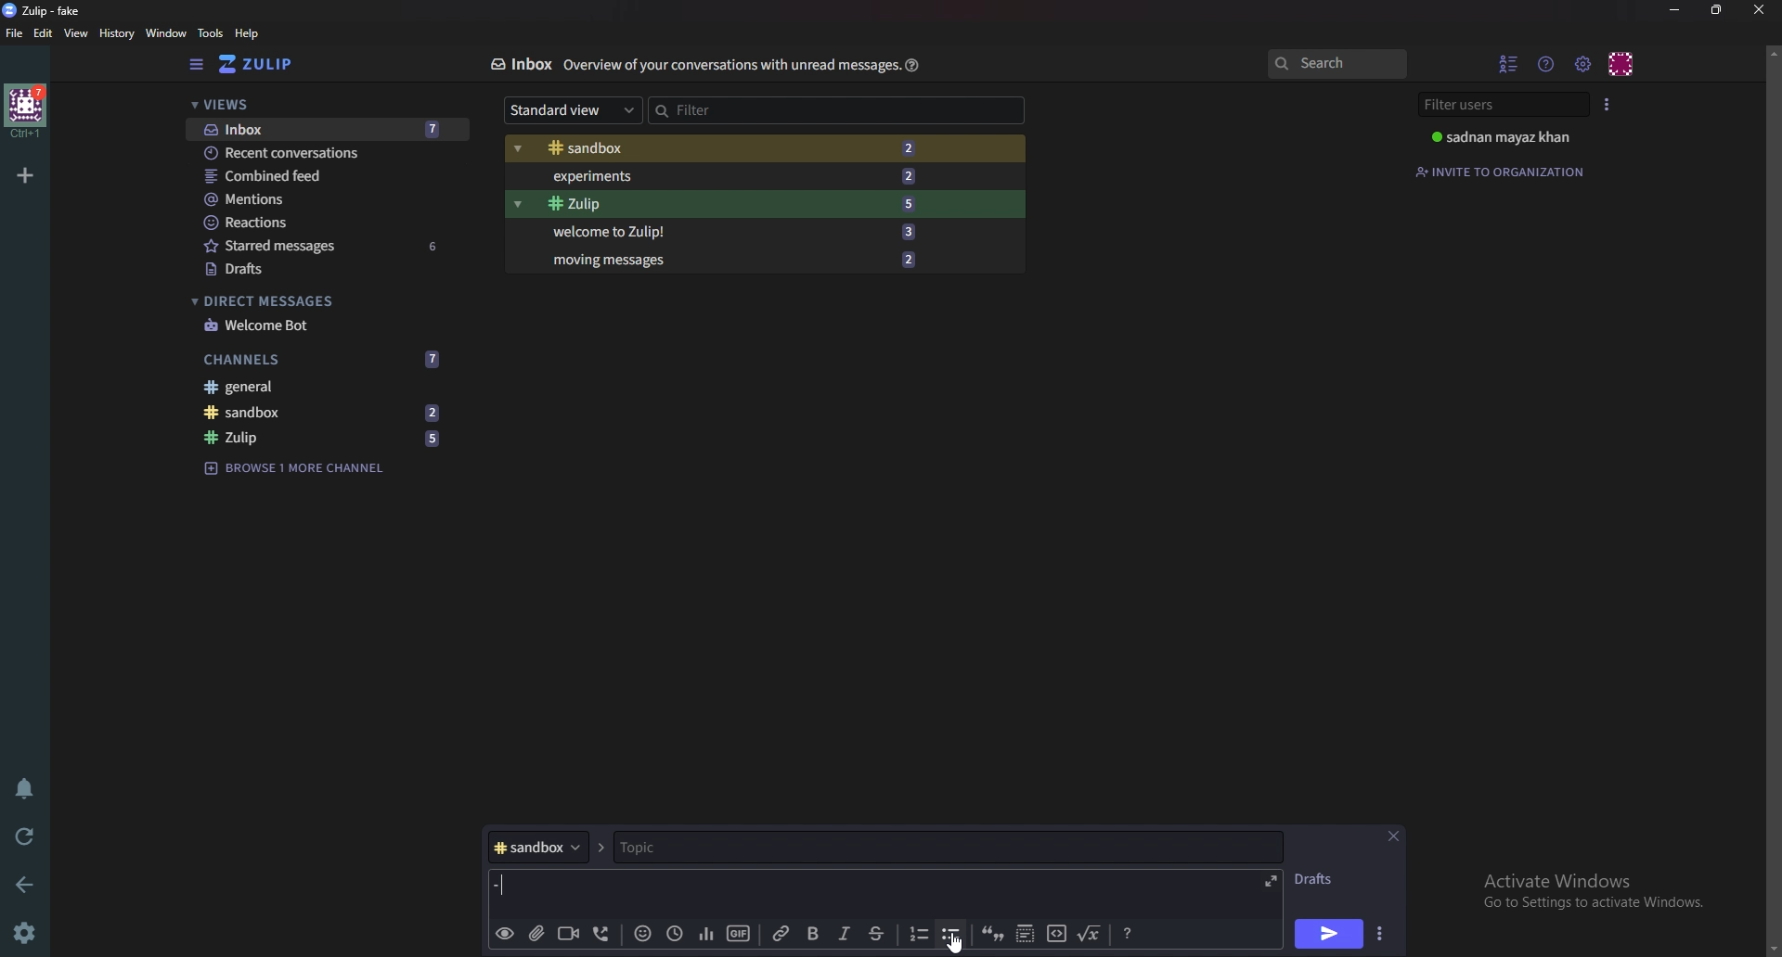 The height and width of the screenshot is (957, 1782). What do you see at coordinates (327, 176) in the screenshot?
I see `combined feed` at bounding box center [327, 176].